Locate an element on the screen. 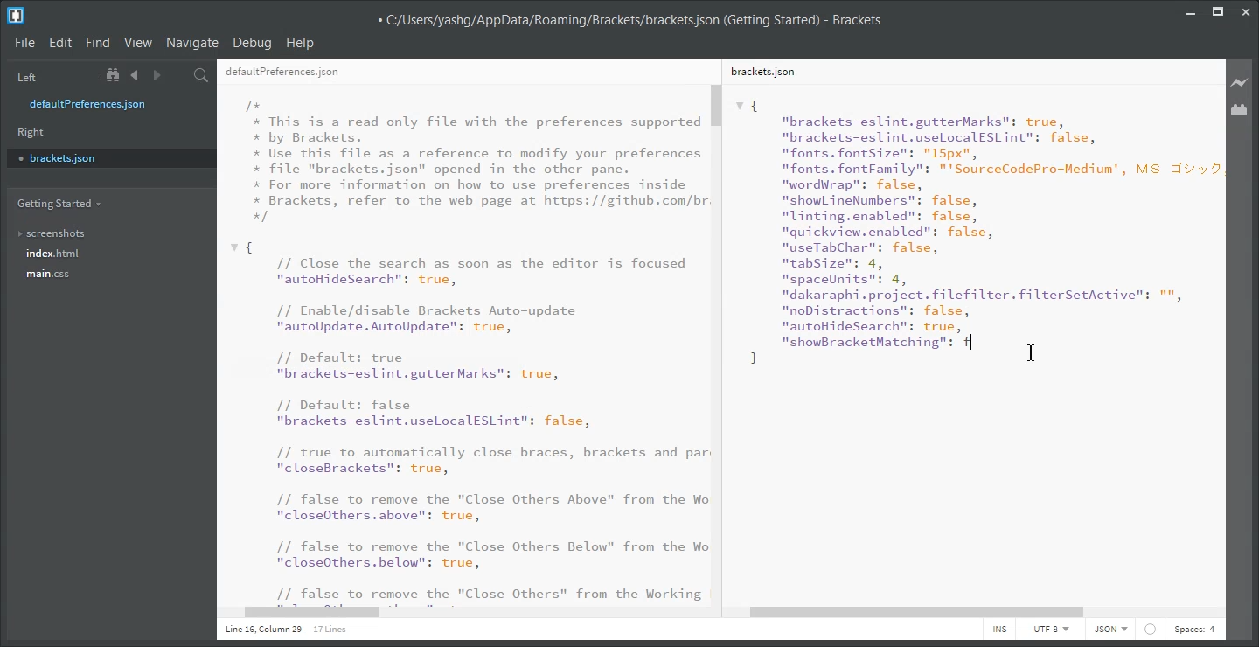 This screenshot has width=1259, height=647. Help is located at coordinates (302, 43).